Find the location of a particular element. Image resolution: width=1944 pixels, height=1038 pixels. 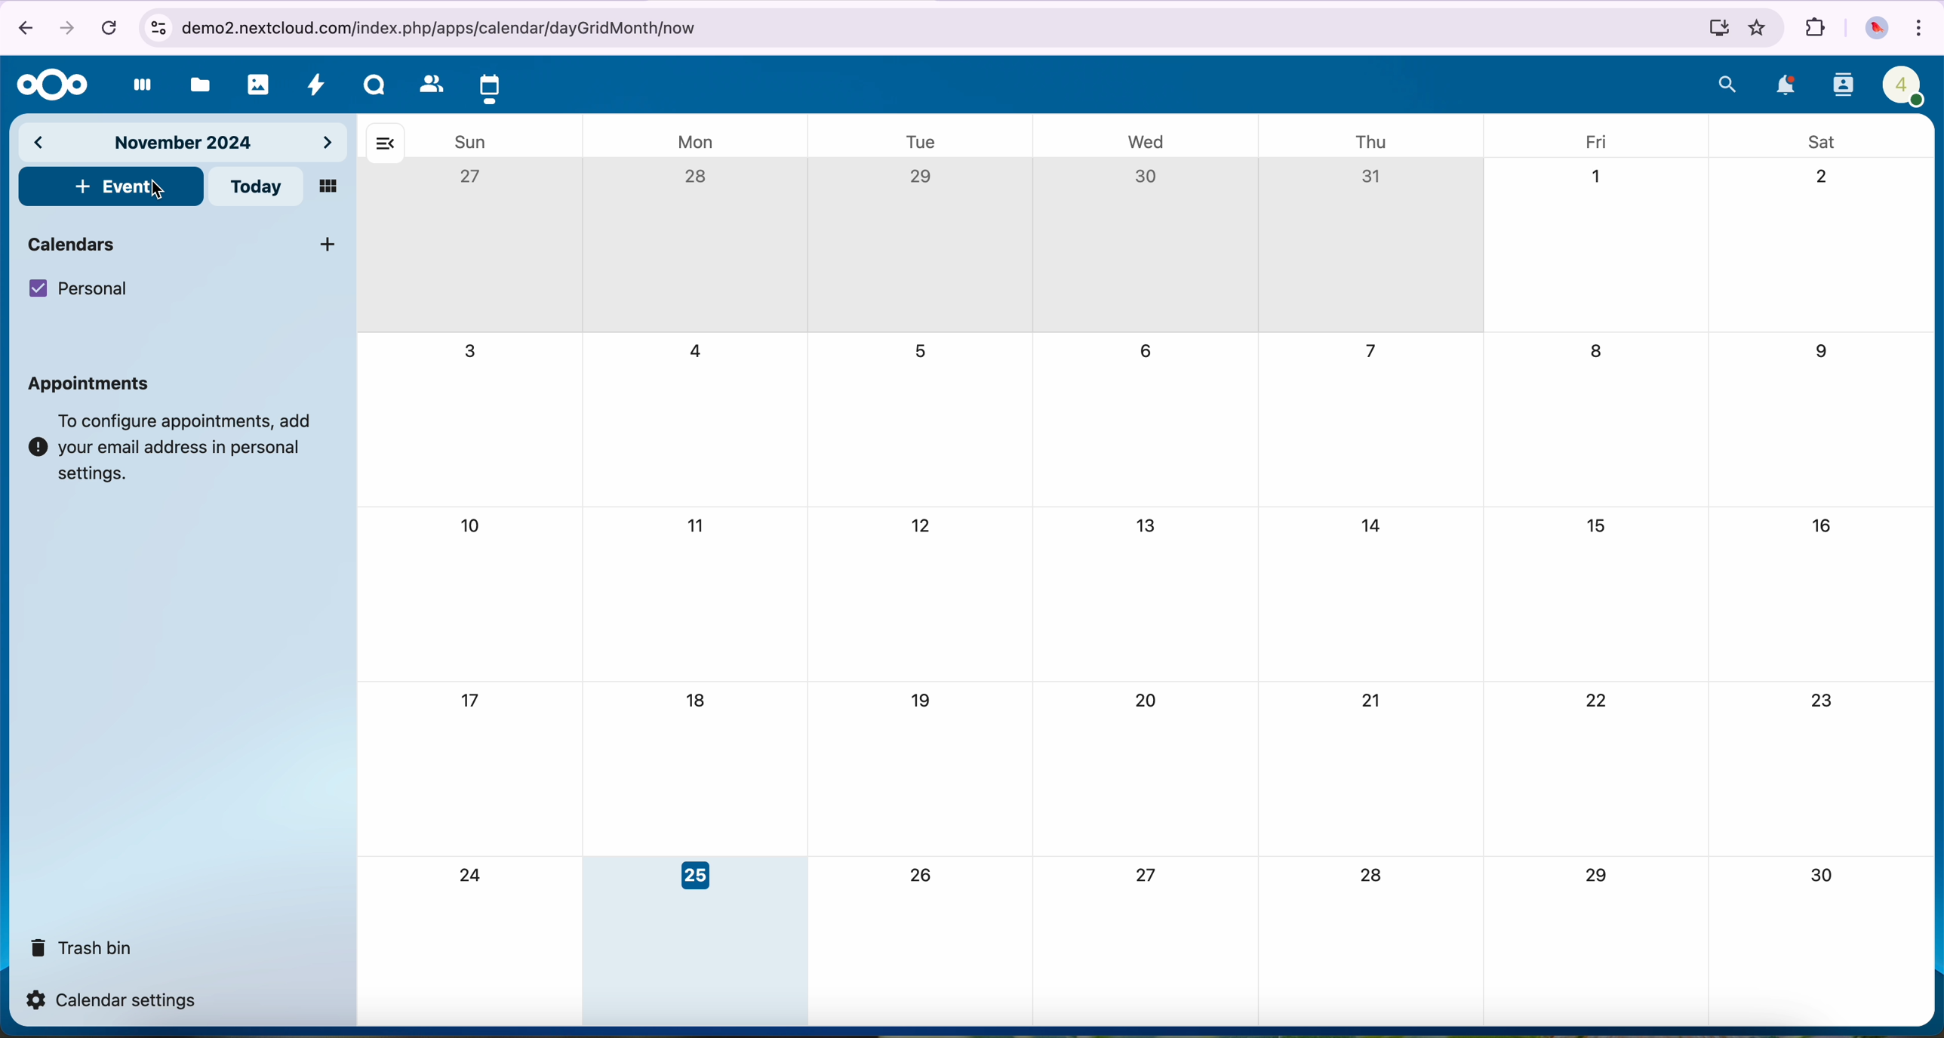

9 is located at coordinates (1819, 353).